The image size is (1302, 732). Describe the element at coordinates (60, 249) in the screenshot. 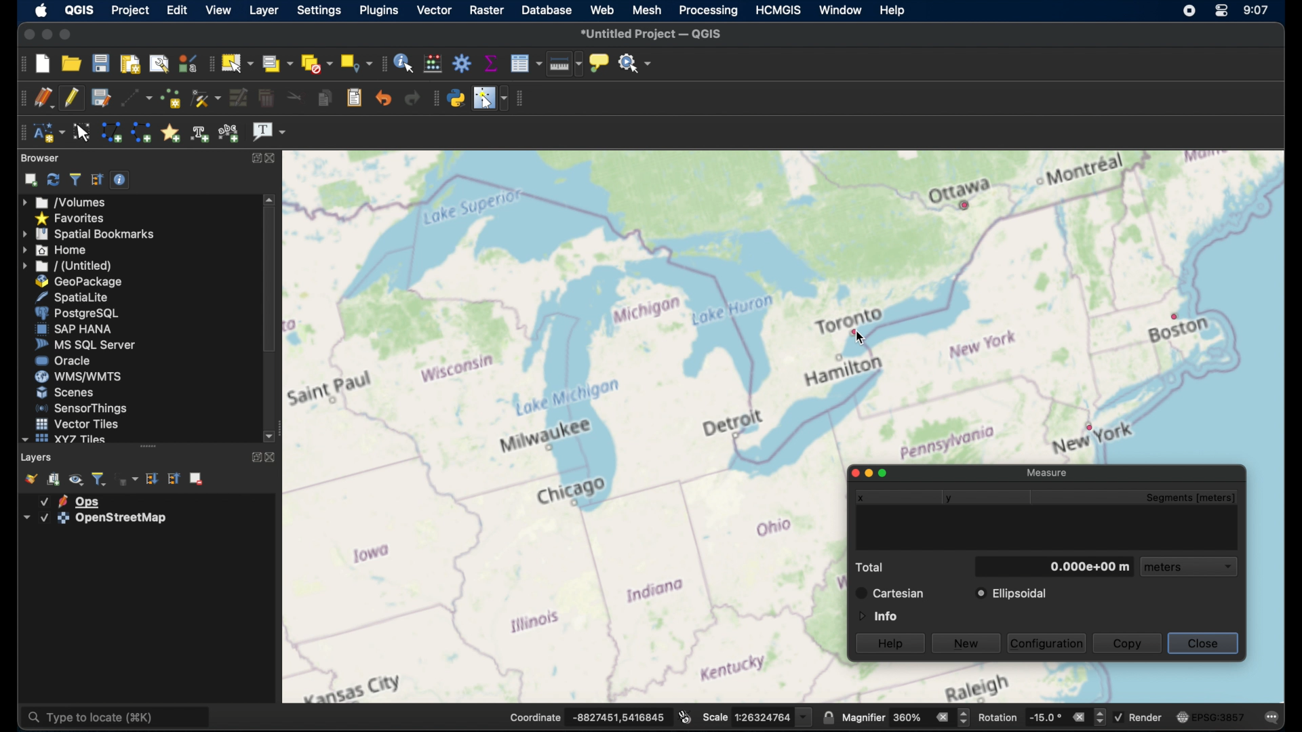

I see `home menu` at that location.